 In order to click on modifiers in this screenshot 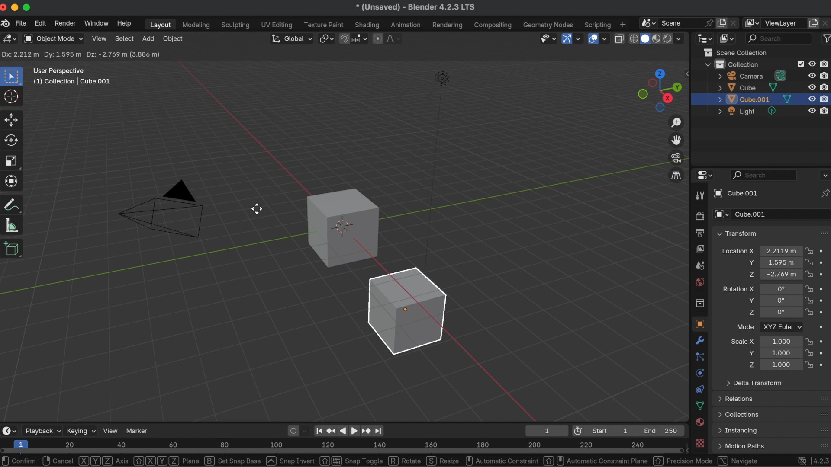, I will do `click(701, 340)`.